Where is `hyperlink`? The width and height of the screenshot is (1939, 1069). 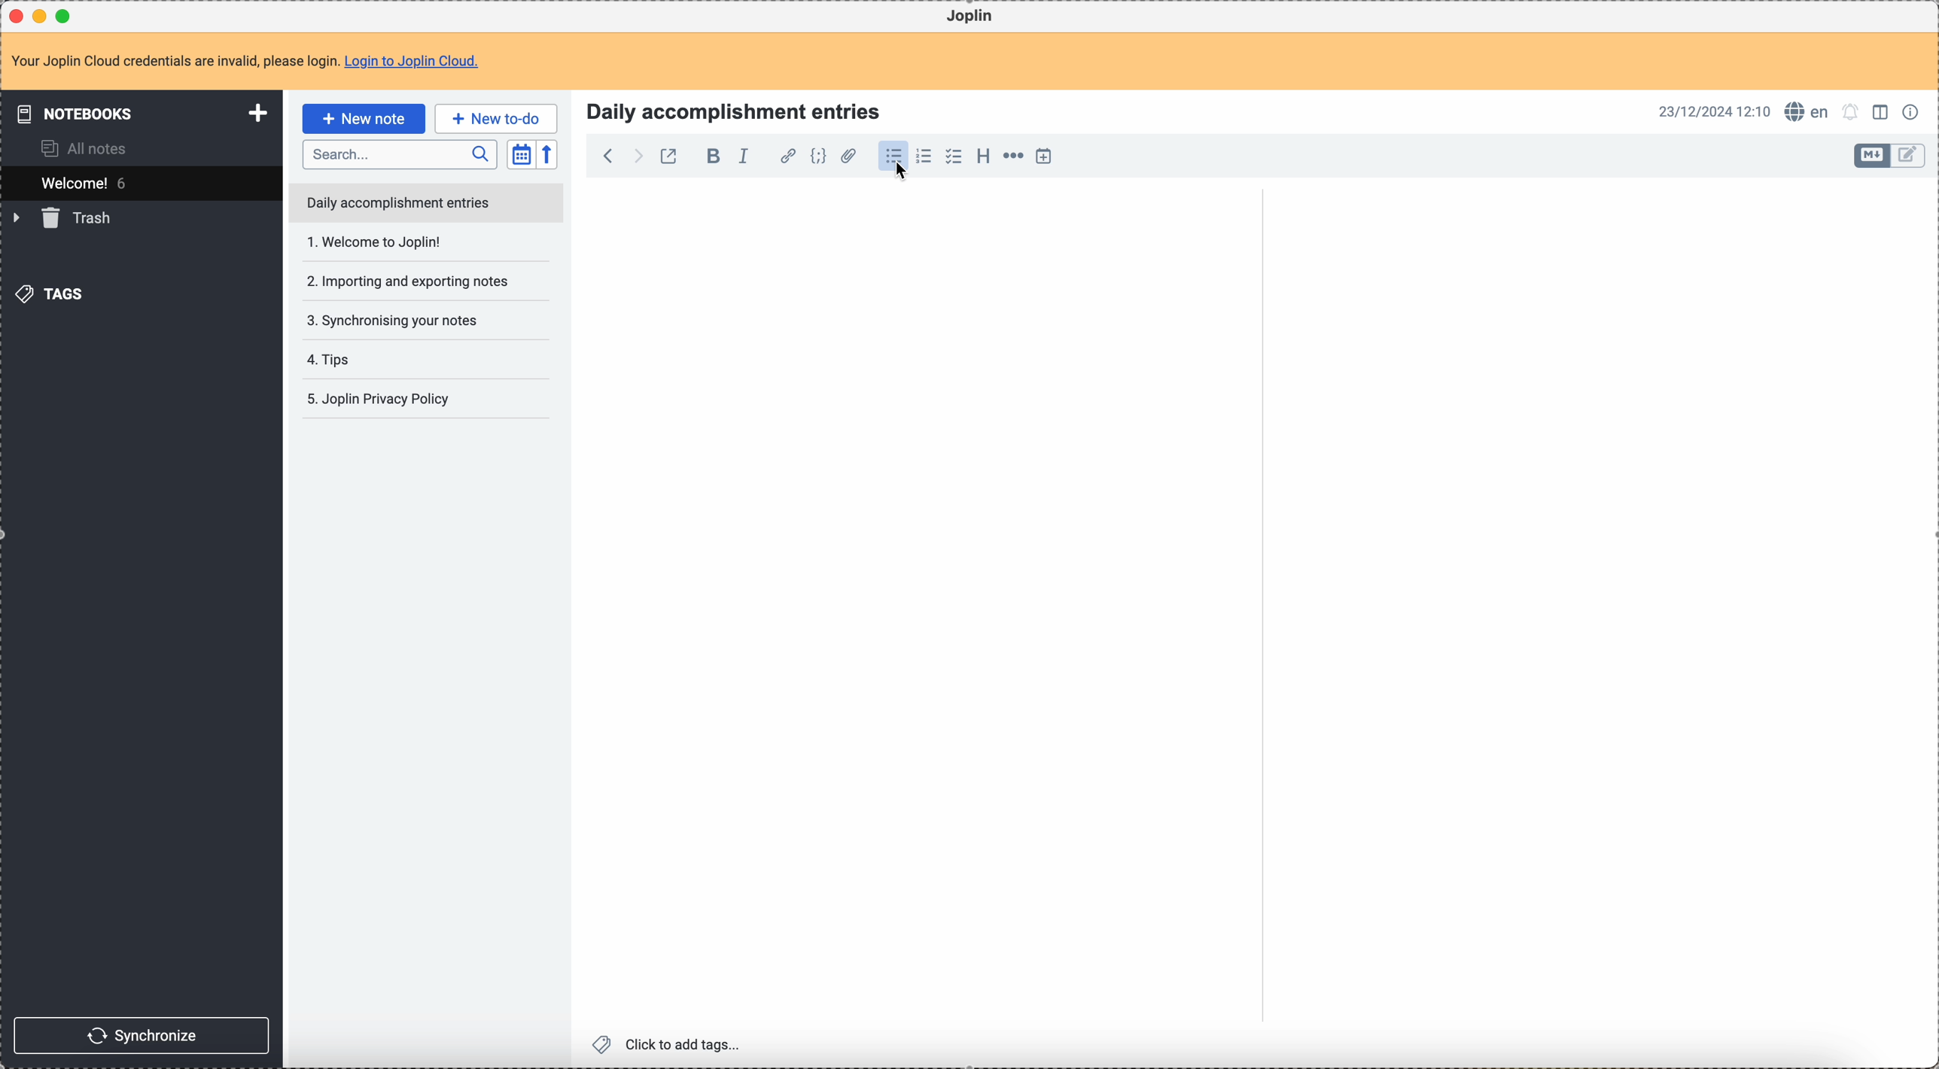
hyperlink is located at coordinates (788, 157).